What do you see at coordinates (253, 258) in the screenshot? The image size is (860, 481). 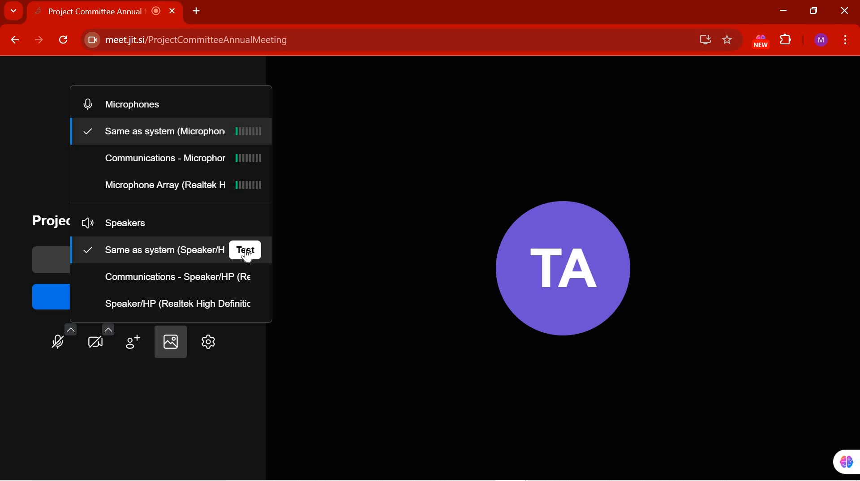 I see `cursor` at bounding box center [253, 258].